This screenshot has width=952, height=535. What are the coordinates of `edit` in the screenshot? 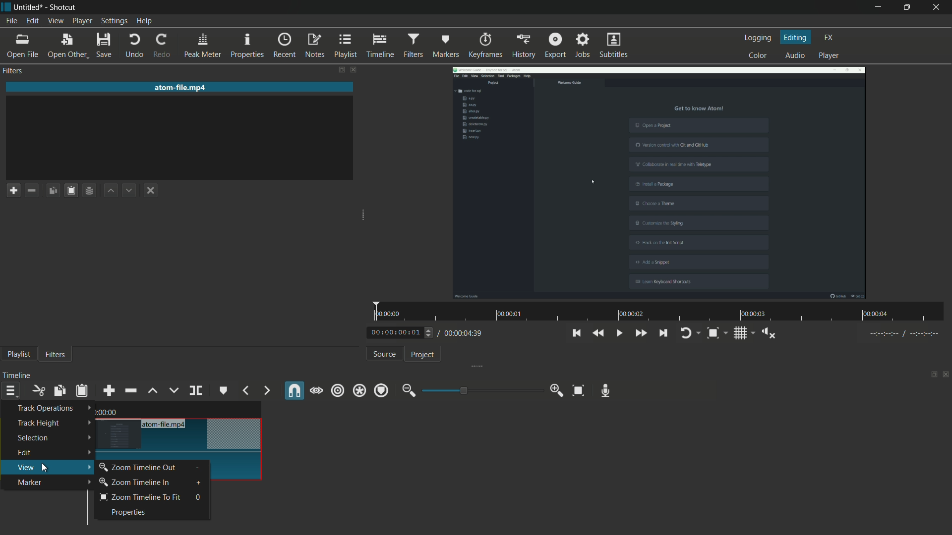 It's located at (52, 453).